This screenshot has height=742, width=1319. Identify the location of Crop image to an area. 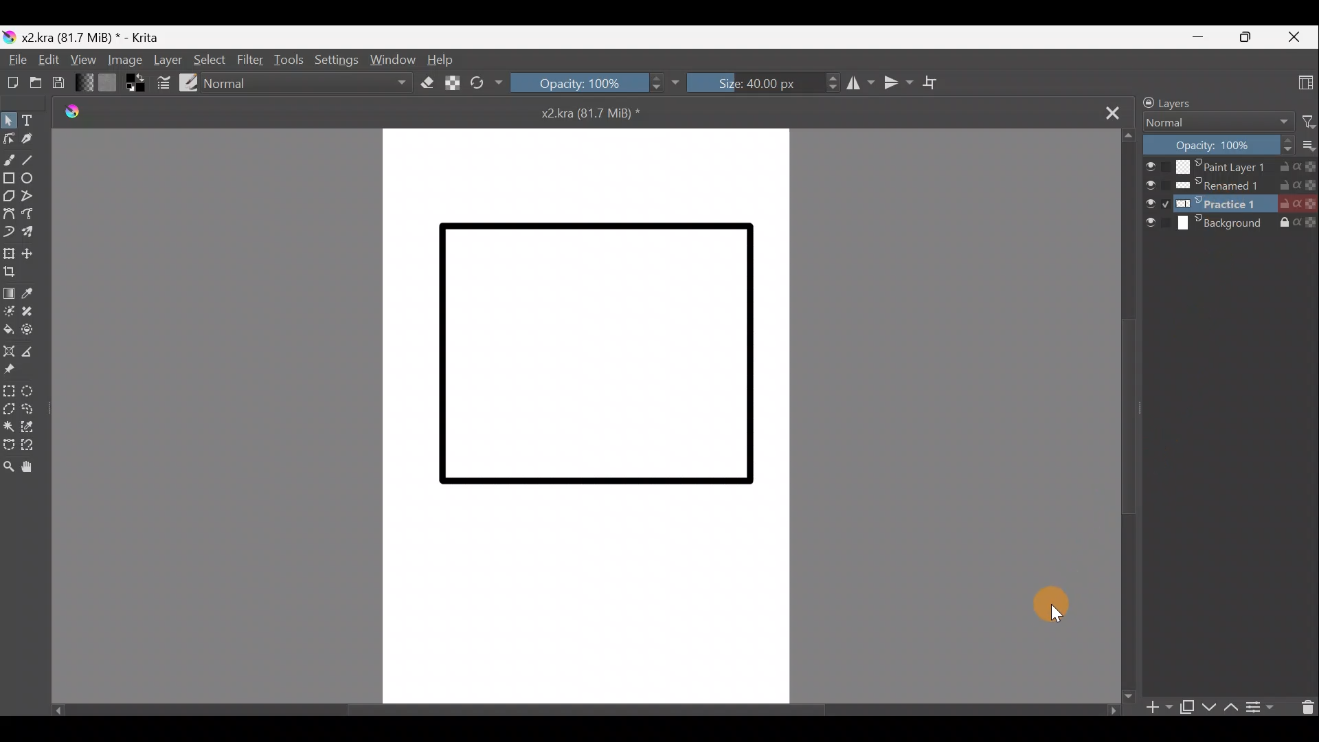
(12, 273).